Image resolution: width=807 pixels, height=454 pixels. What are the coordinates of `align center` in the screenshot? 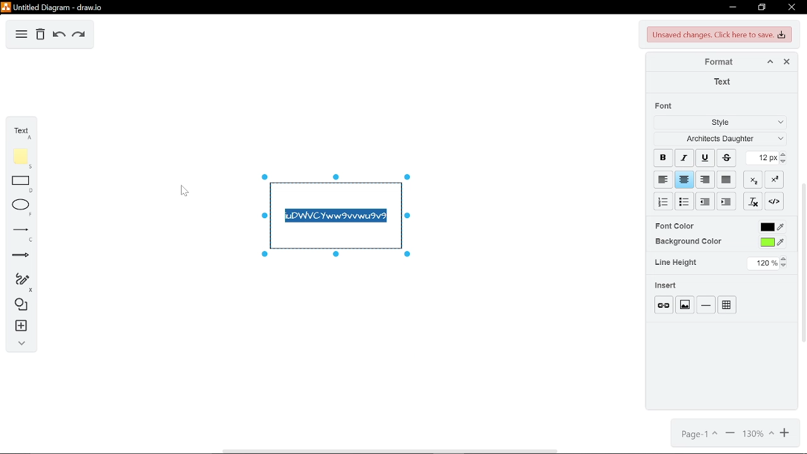 It's located at (685, 179).